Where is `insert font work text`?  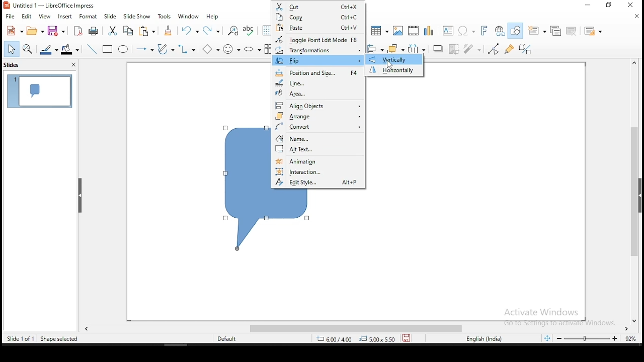 insert font work text is located at coordinates (485, 30).